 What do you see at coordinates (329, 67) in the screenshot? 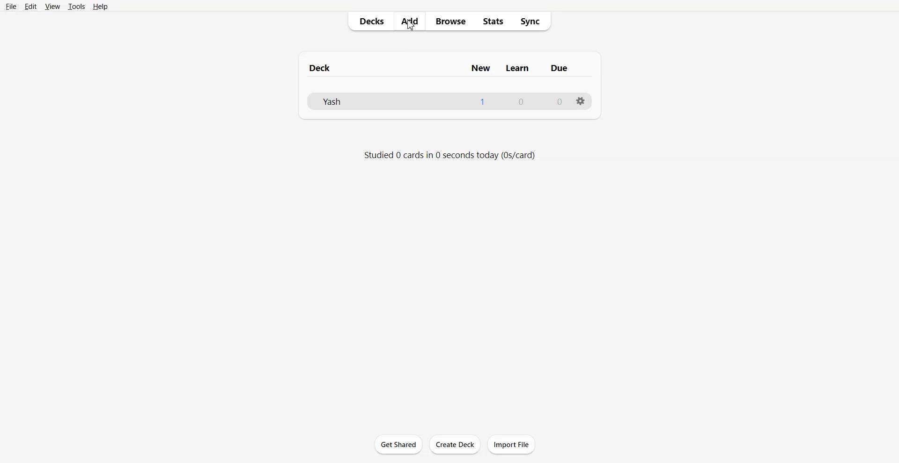
I see `deck` at bounding box center [329, 67].